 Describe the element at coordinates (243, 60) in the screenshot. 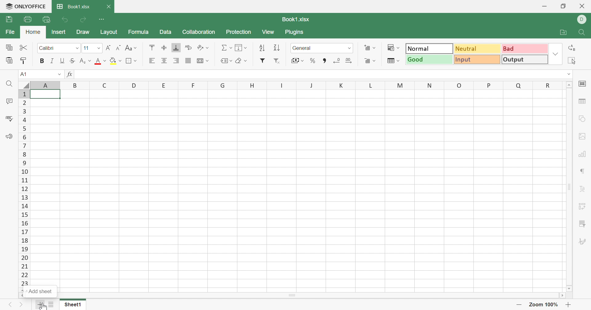

I see `Clear` at that location.